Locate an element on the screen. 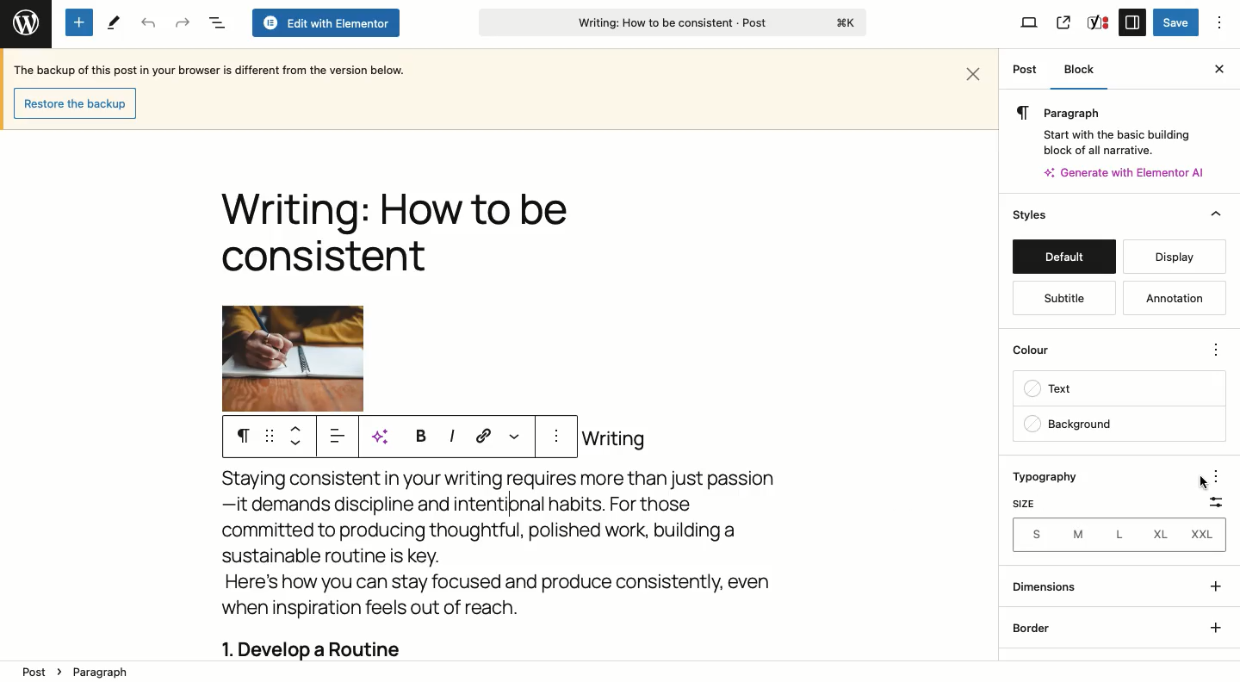  Title is located at coordinates (394, 236).